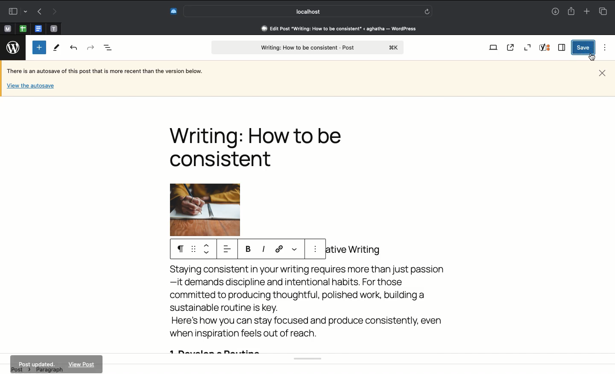  What do you see at coordinates (178, 248) in the screenshot?
I see `Paragraph` at bounding box center [178, 248].